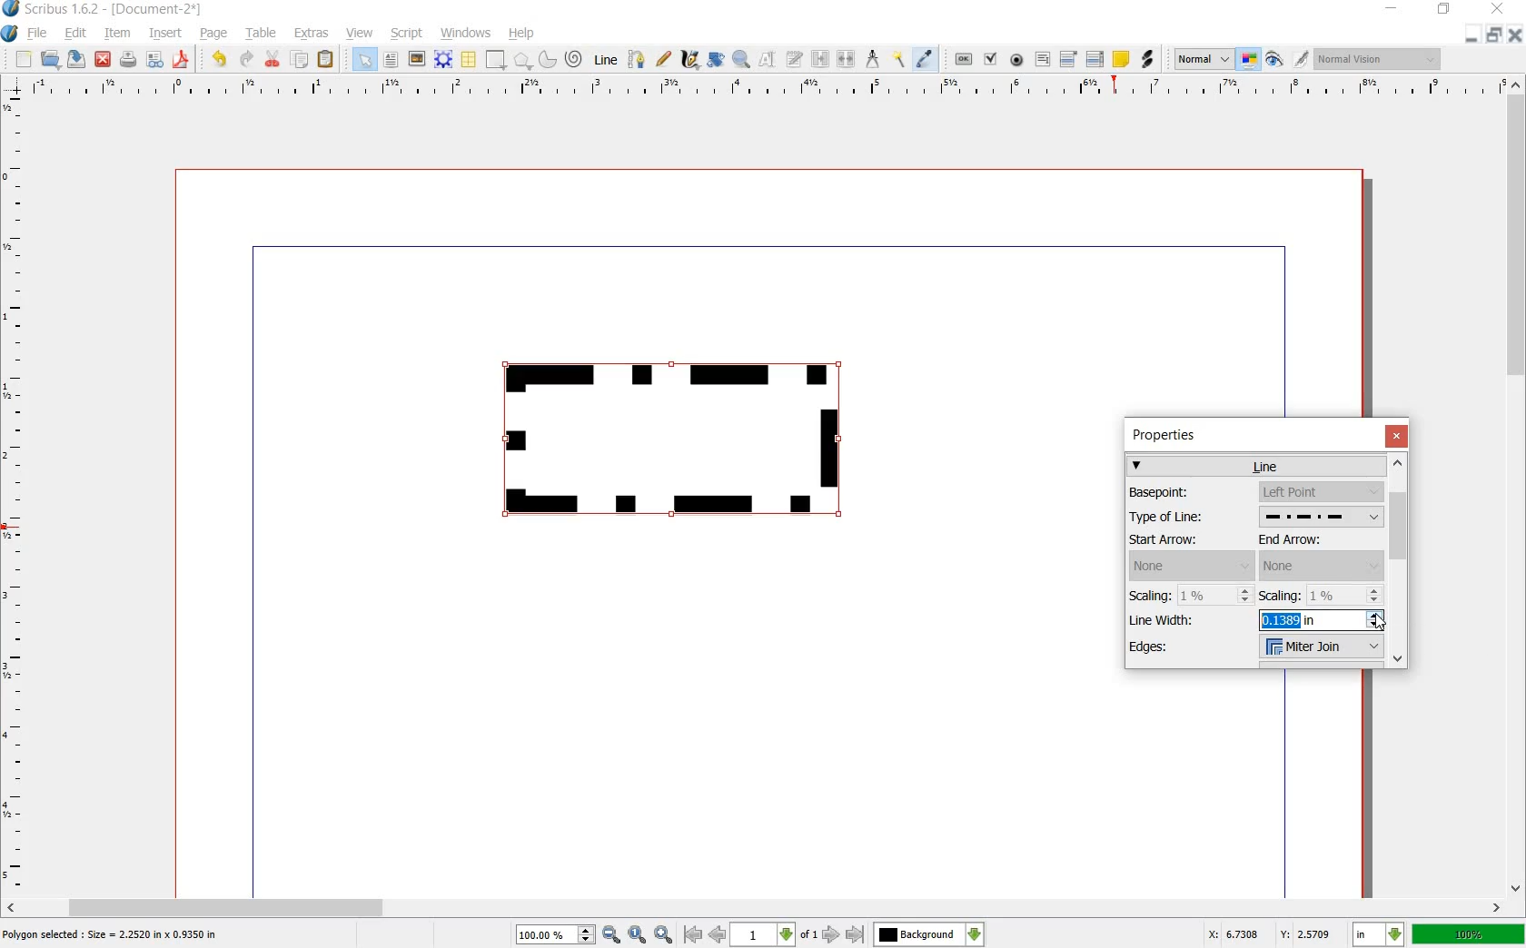 The width and height of the screenshot is (1526, 948). Describe the element at coordinates (115, 34) in the screenshot. I see `ITEM` at that location.